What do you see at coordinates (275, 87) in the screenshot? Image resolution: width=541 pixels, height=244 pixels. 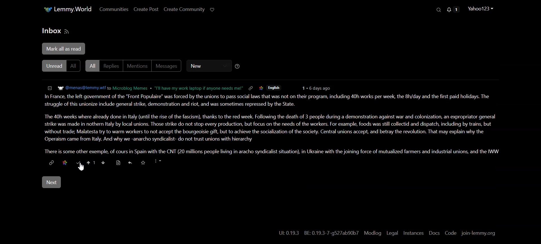 I see `English` at bounding box center [275, 87].